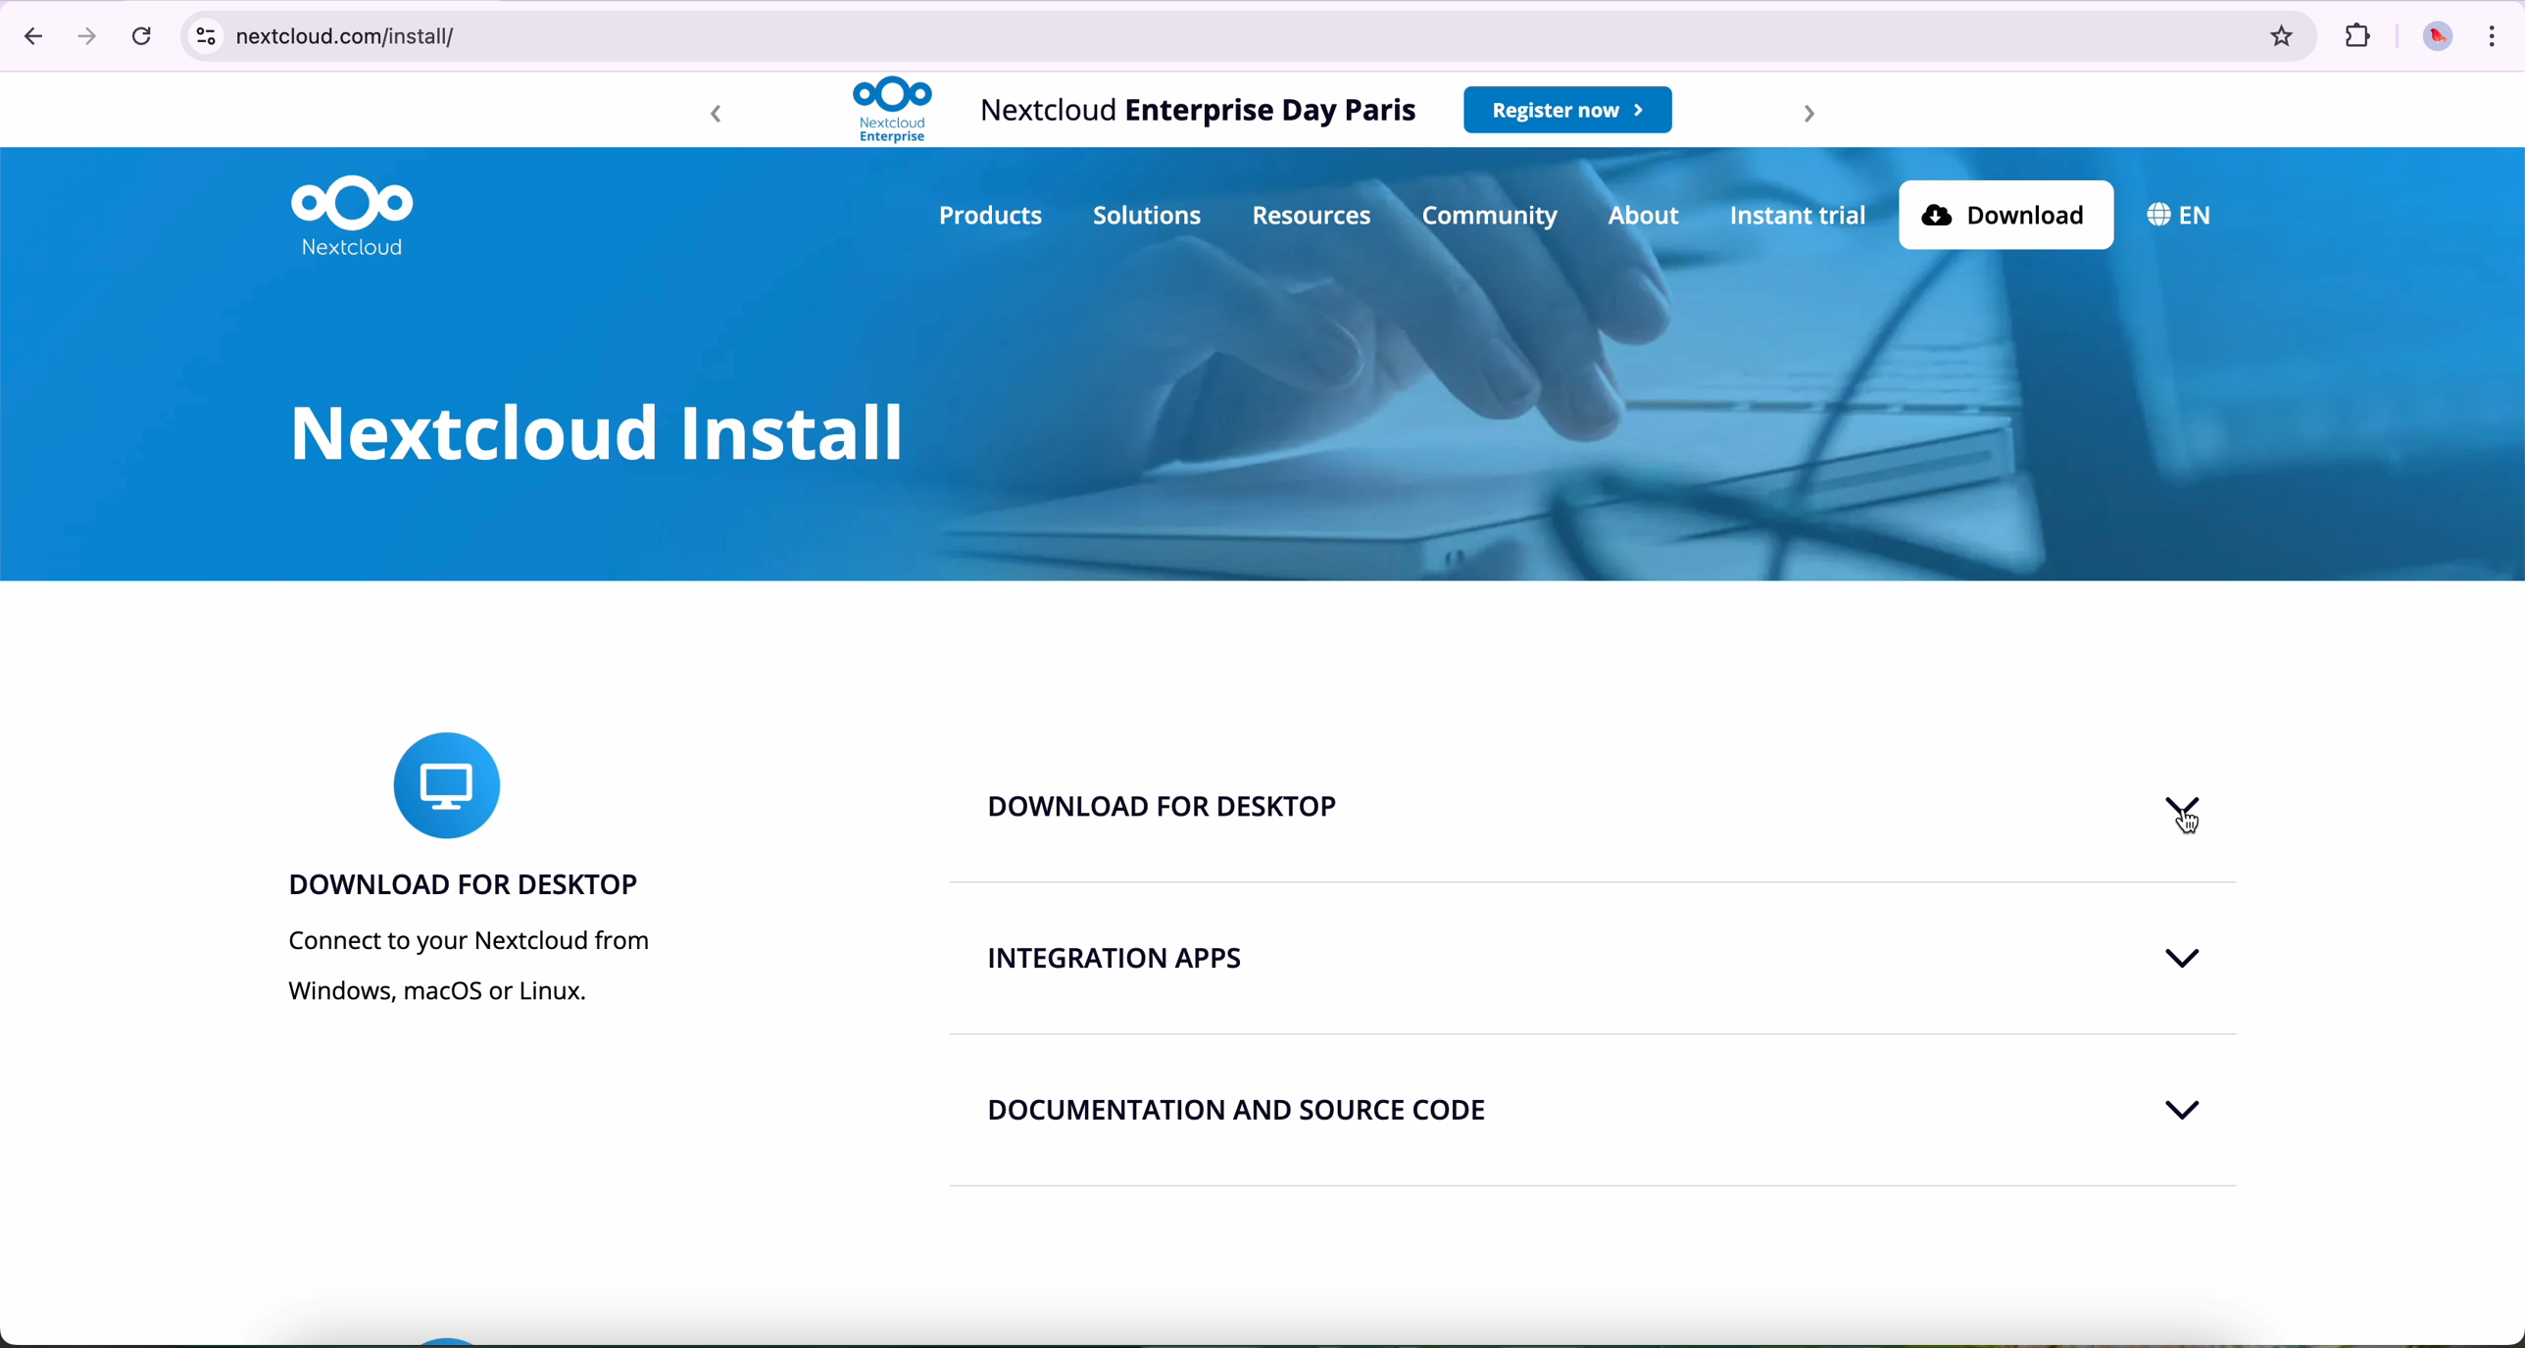  What do you see at coordinates (1648, 215) in the screenshot?
I see `about` at bounding box center [1648, 215].